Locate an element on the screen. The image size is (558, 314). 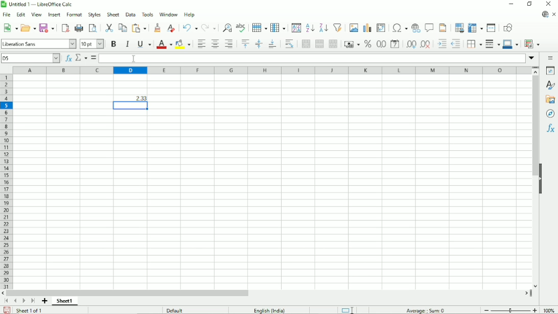
Font color is located at coordinates (92, 43).